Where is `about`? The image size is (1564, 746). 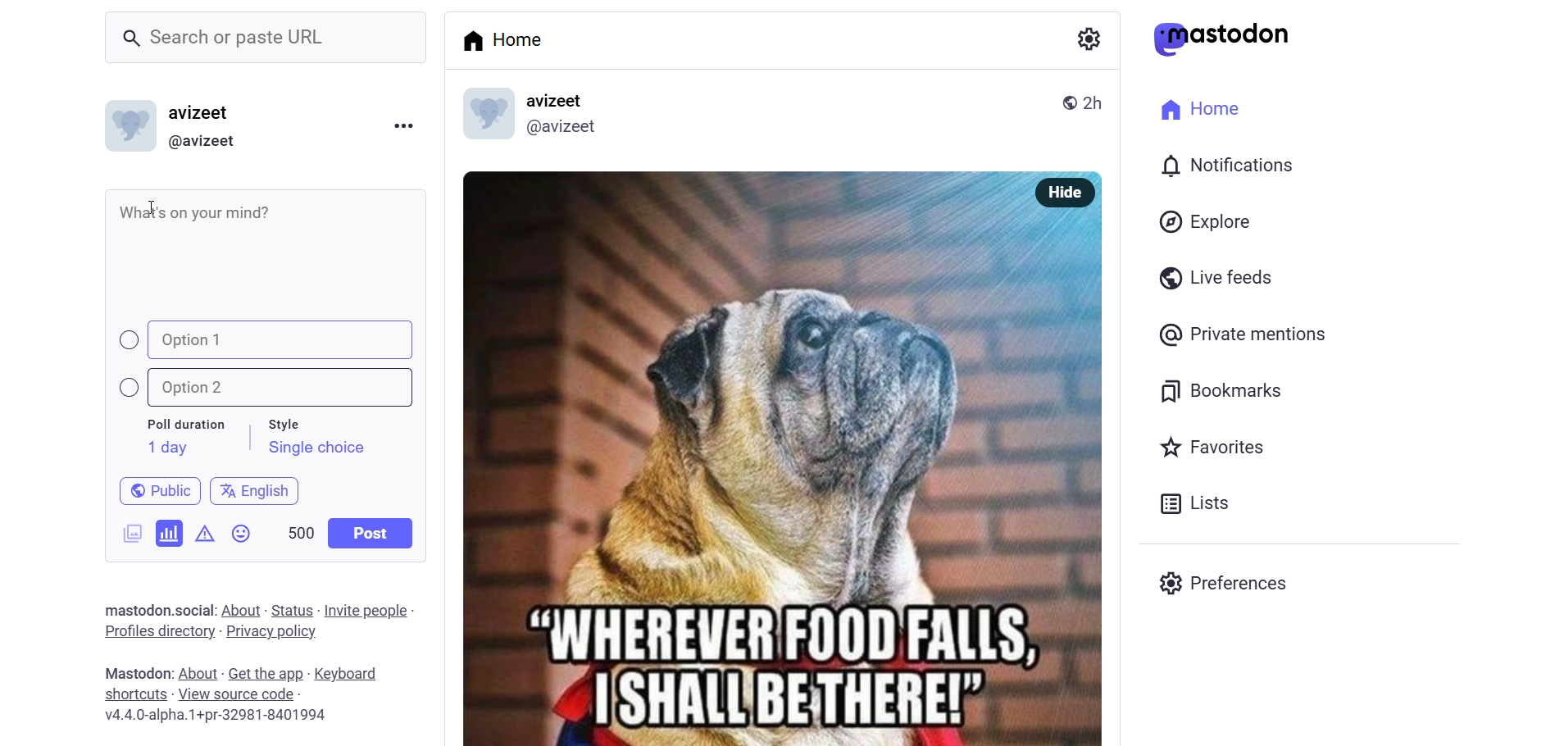 about is located at coordinates (196, 674).